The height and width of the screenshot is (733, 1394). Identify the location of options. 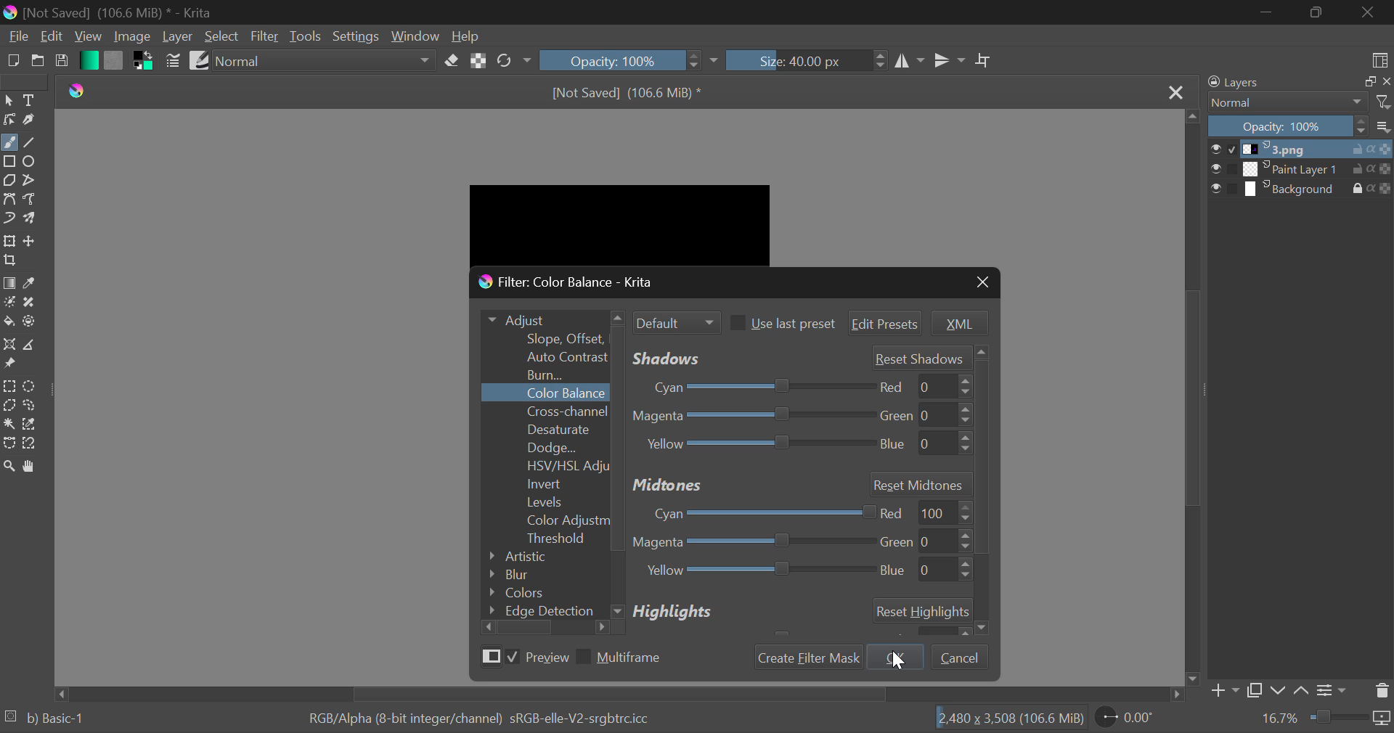
(1385, 126).